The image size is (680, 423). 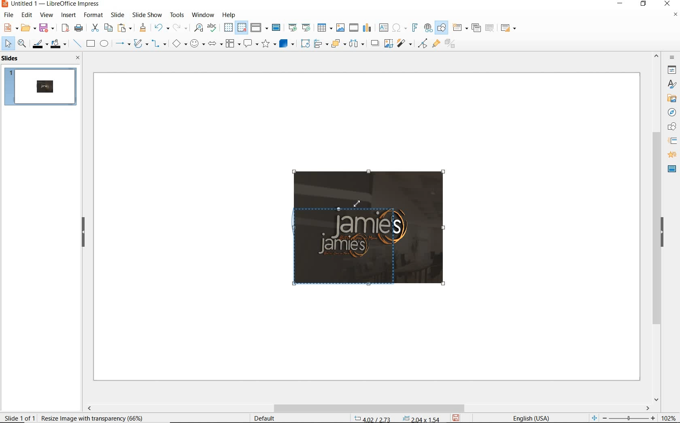 I want to click on print, so click(x=79, y=27).